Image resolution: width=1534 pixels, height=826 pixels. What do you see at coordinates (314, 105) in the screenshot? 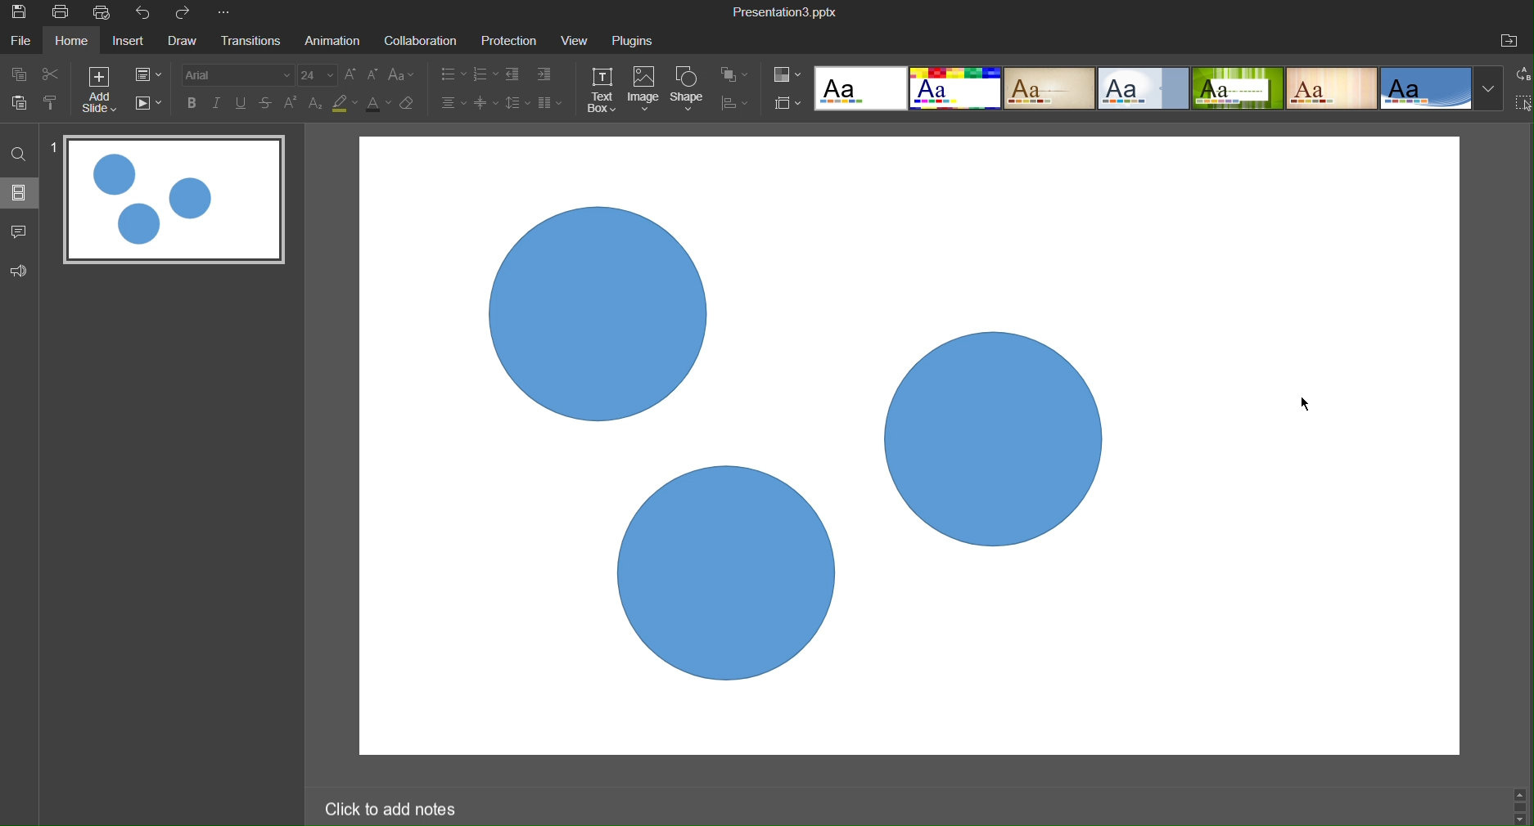
I see `Subscript` at bounding box center [314, 105].